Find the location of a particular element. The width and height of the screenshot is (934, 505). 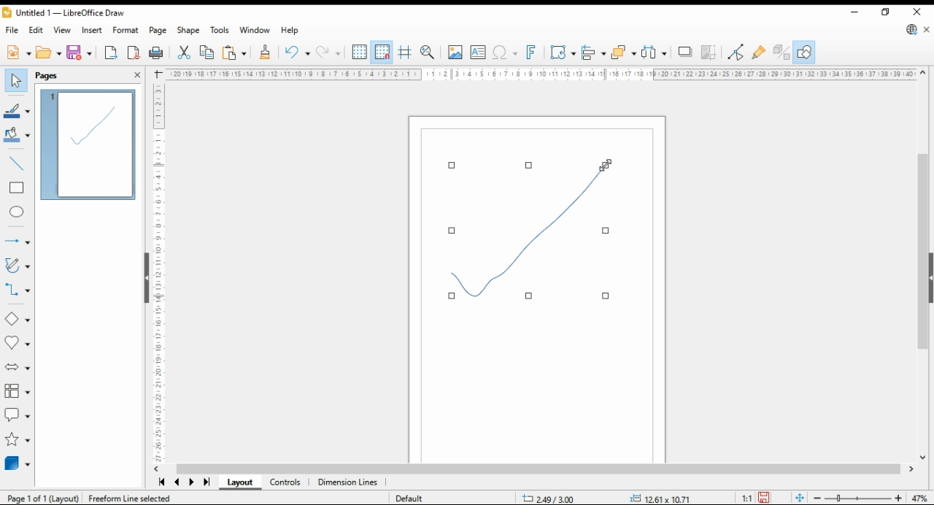

shadow is located at coordinates (684, 52).